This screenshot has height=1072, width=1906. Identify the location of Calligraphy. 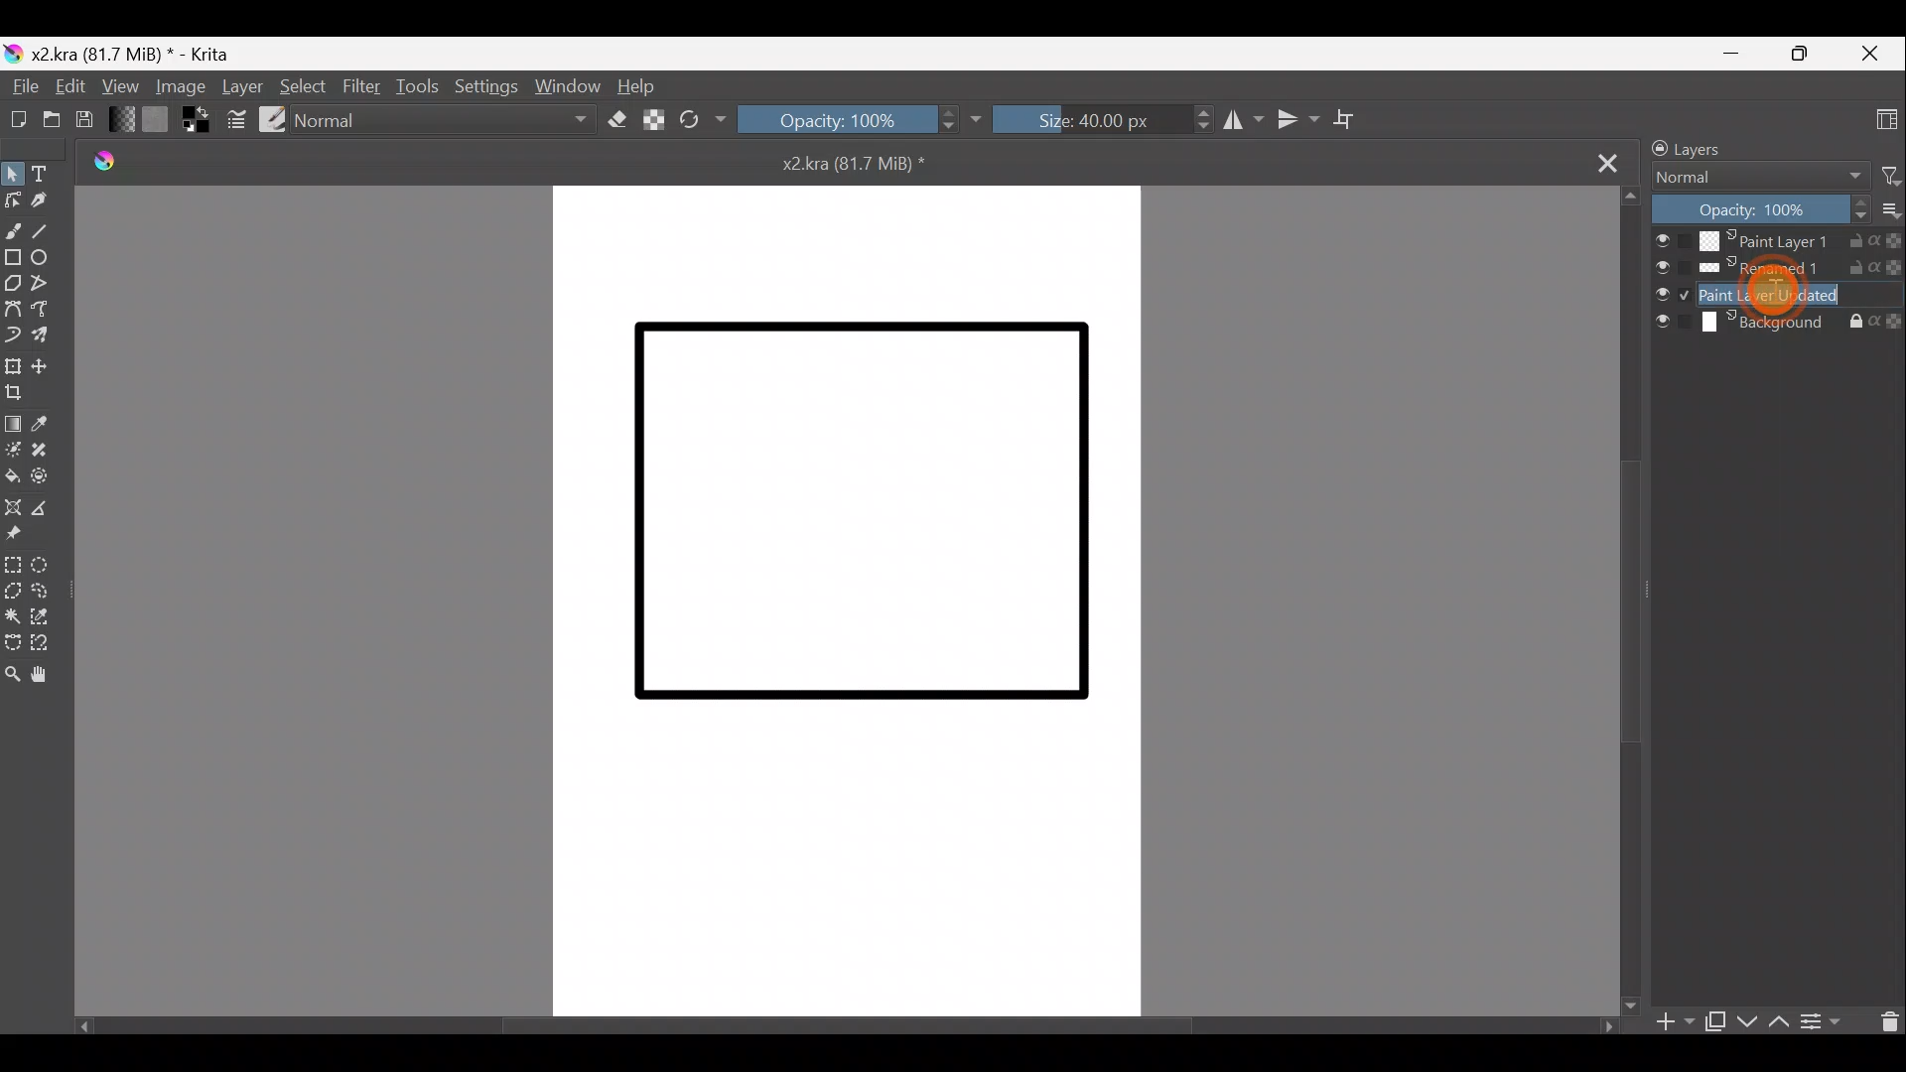
(43, 200).